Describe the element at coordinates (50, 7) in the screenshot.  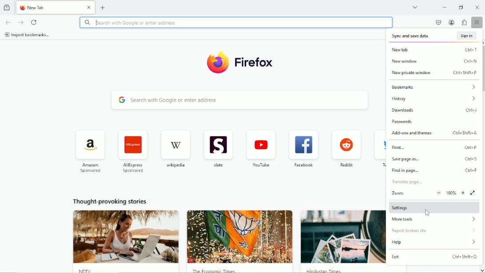
I see `New Tab` at that location.